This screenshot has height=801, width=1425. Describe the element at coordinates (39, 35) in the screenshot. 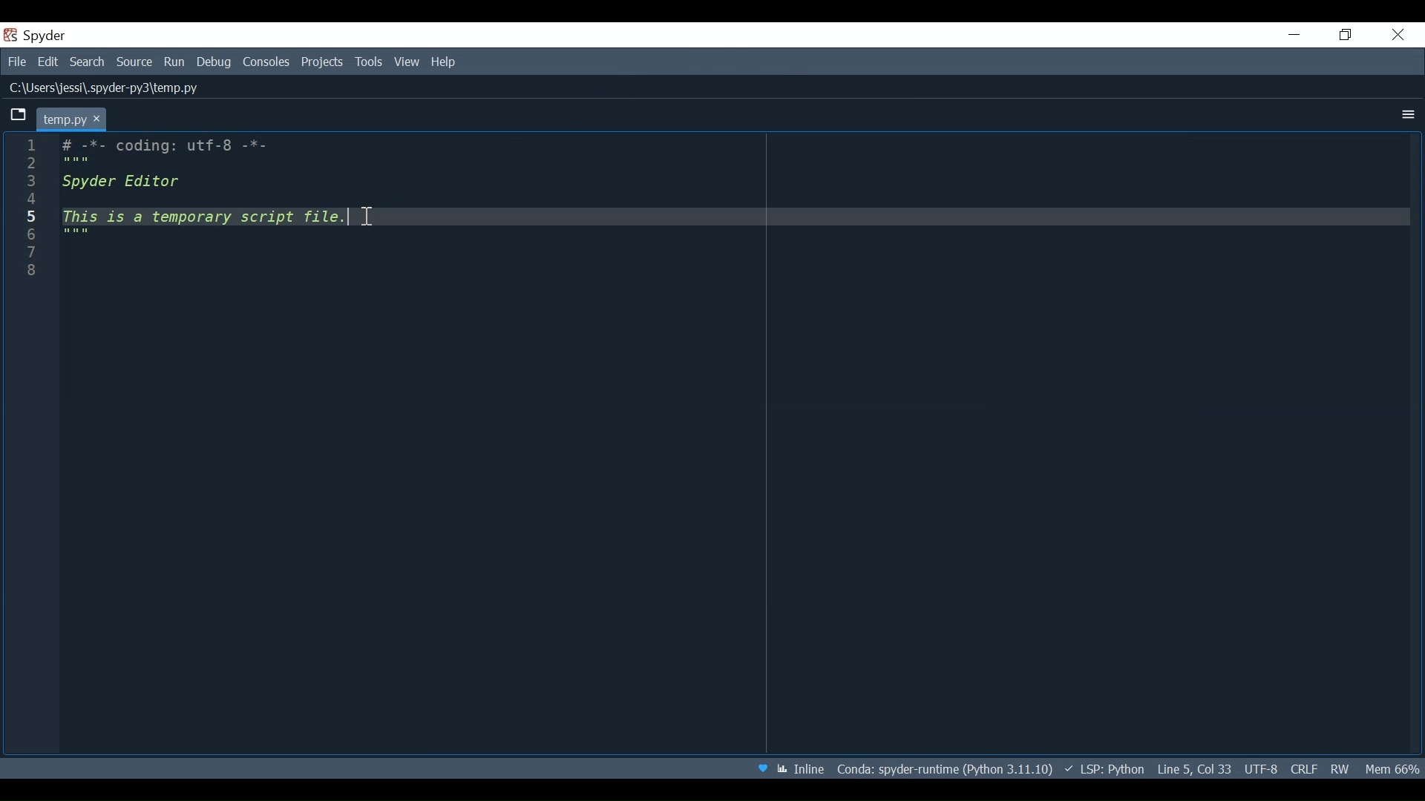

I see `Spyder Desktop Icon` at that location.